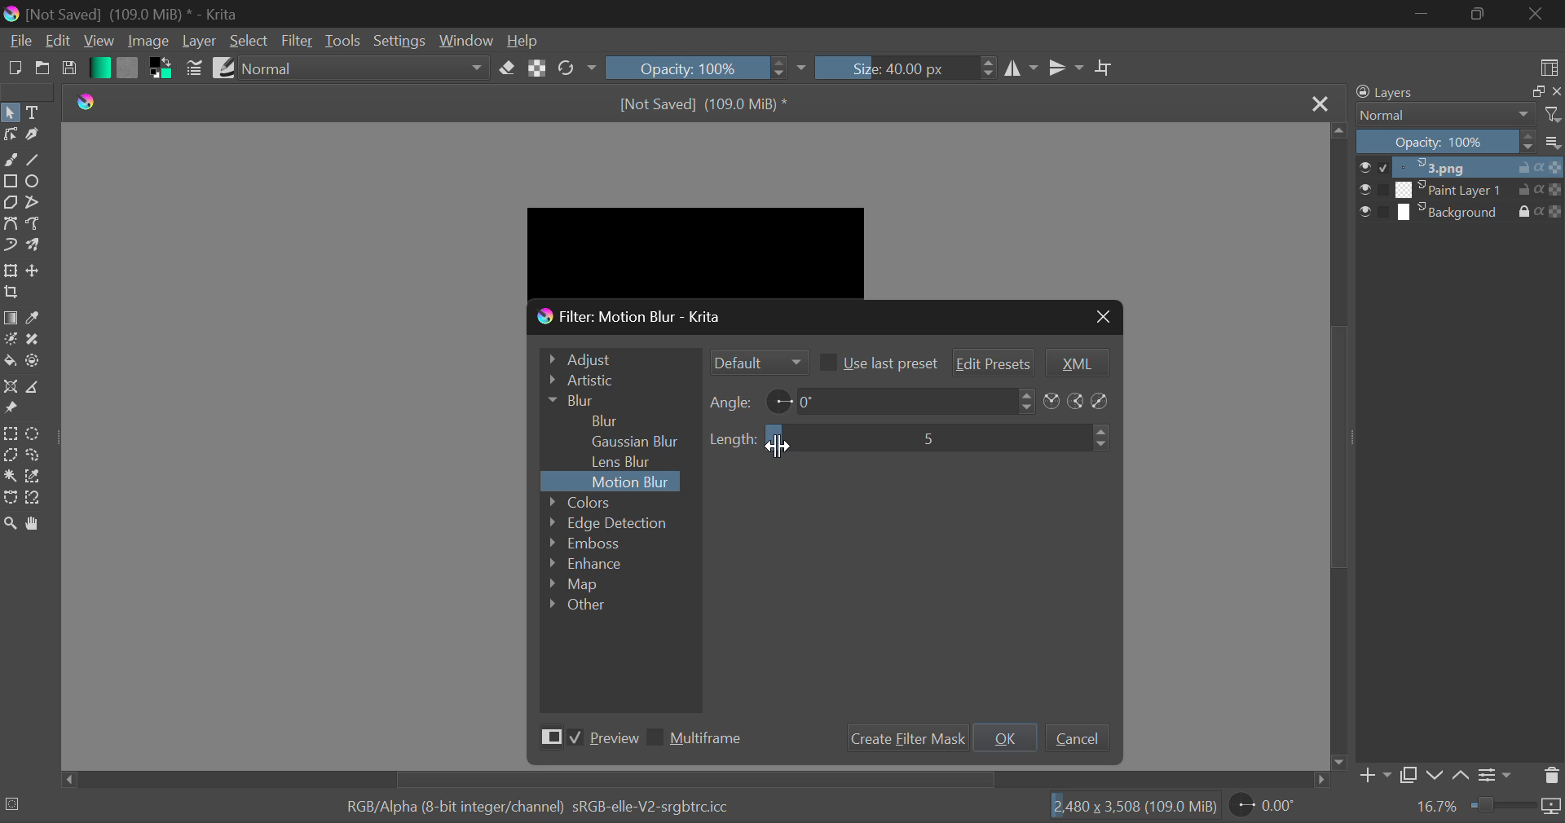 The image size is (1565, 823). I want to click on Cancel, so click(1077, 737).